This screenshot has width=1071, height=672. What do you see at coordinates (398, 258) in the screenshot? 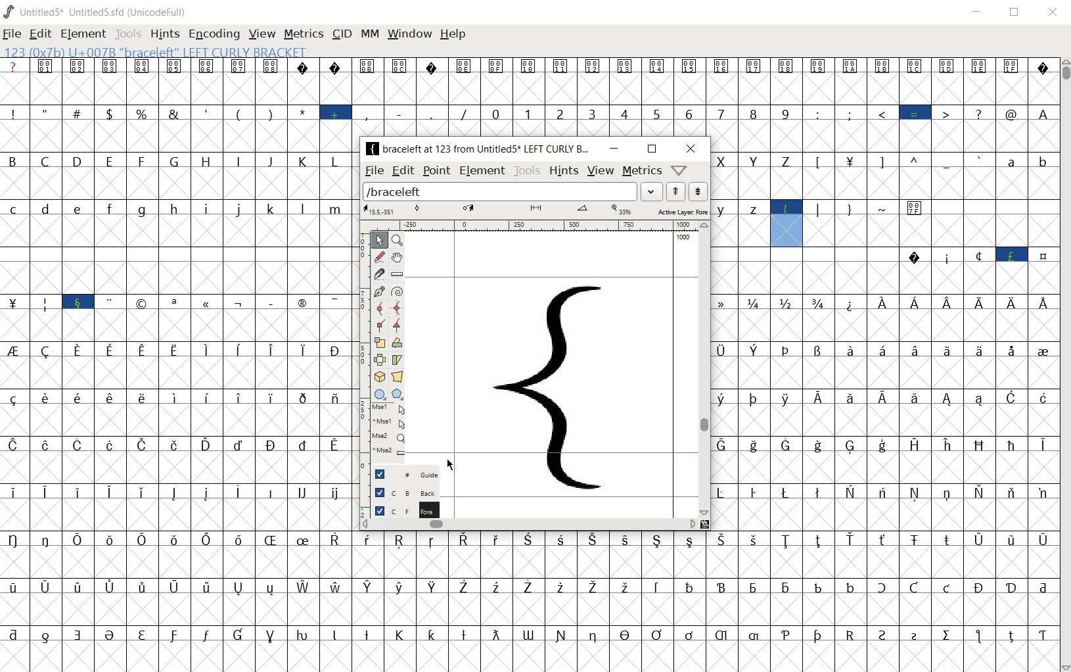
I see `scroll by hand` at bounding box center [398, 258].